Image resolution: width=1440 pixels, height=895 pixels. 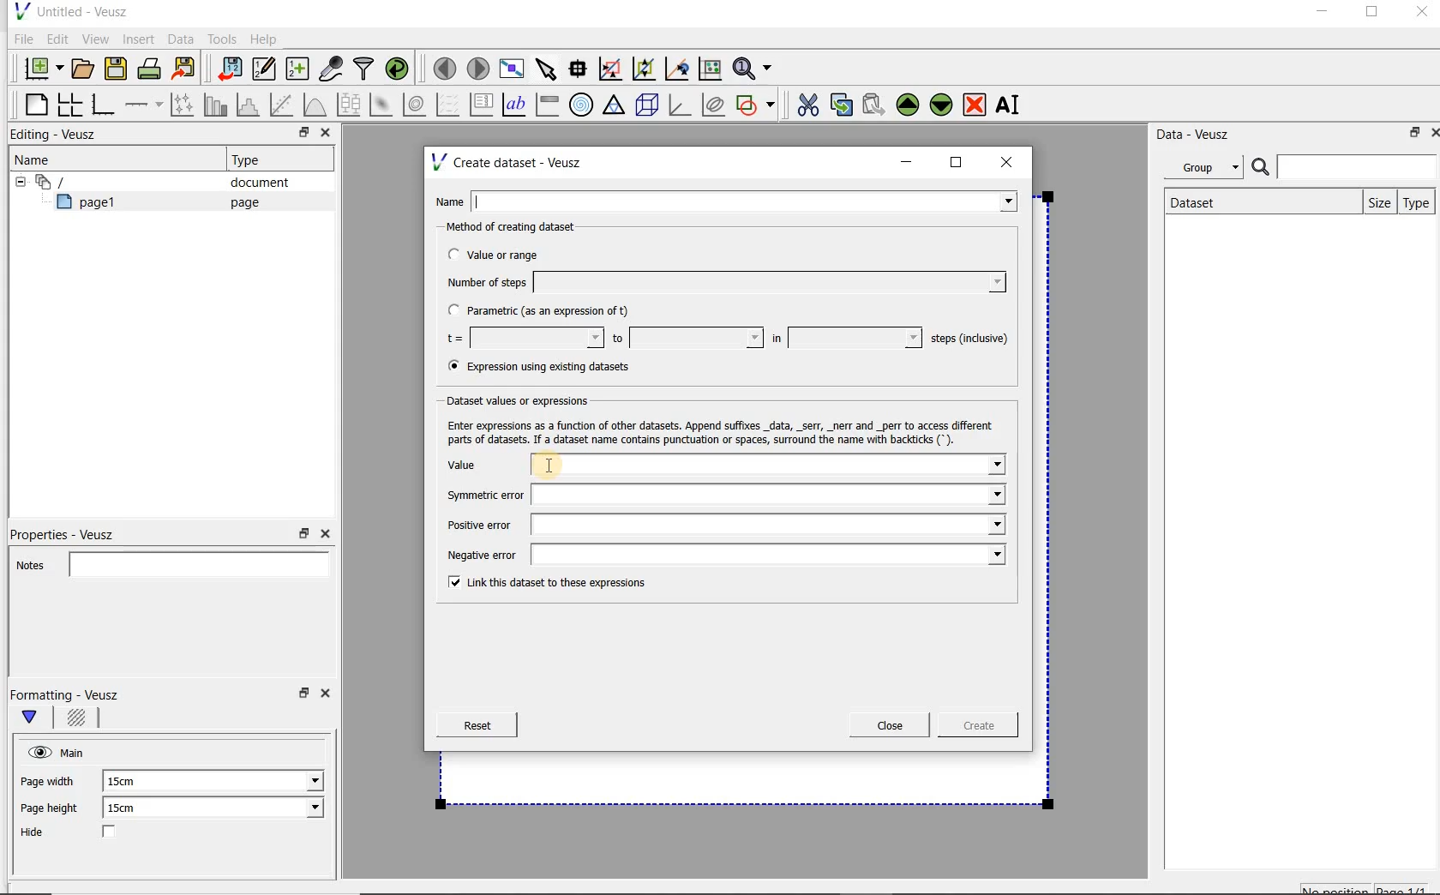 What do you see at coordinates (167, 562) in the screenshot?
I see `Notes` at bounding box center [167, 562].